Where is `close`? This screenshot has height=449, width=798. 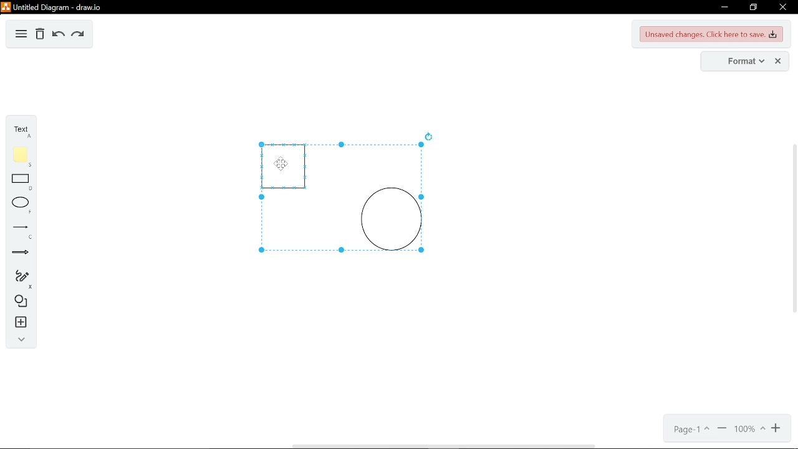
close is located at coordinates (782, 7).